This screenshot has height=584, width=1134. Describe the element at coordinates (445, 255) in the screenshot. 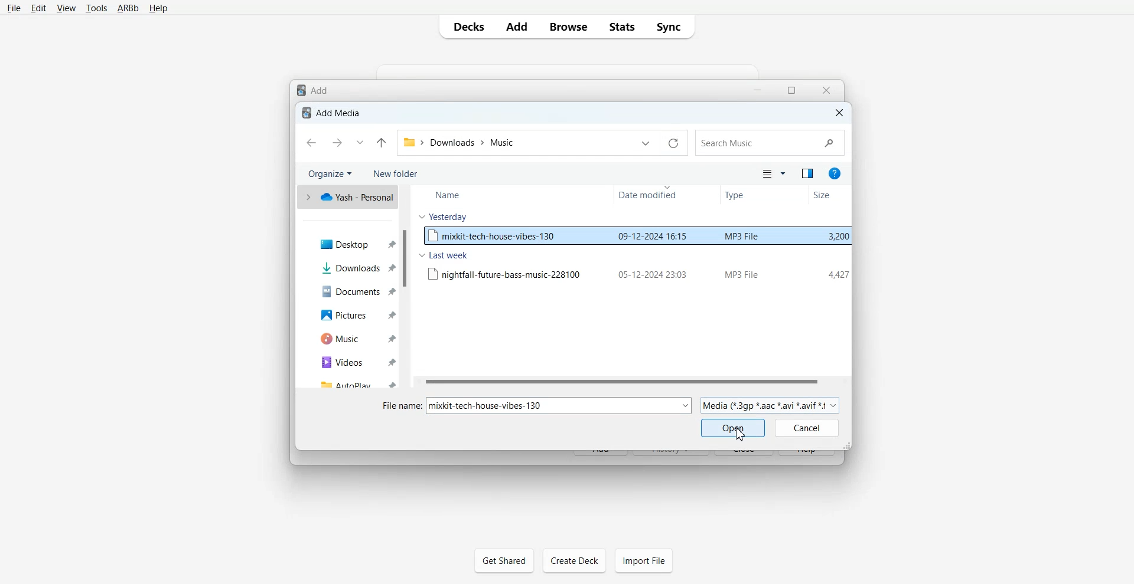

I see `Last week` at that location.